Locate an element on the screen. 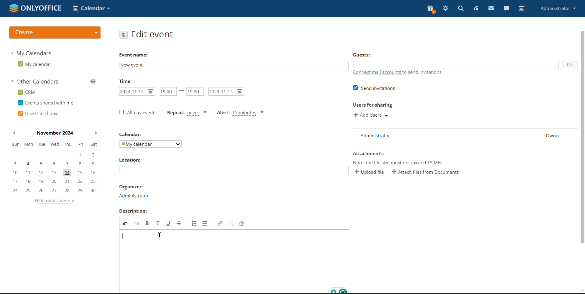  search is located at coordinates (460, 9).